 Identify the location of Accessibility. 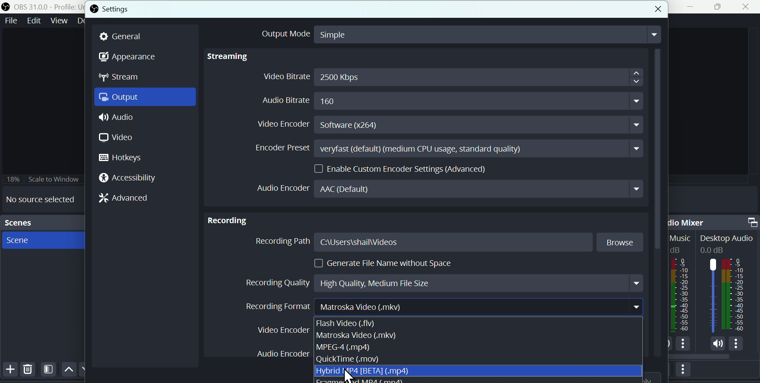
(131, 177).